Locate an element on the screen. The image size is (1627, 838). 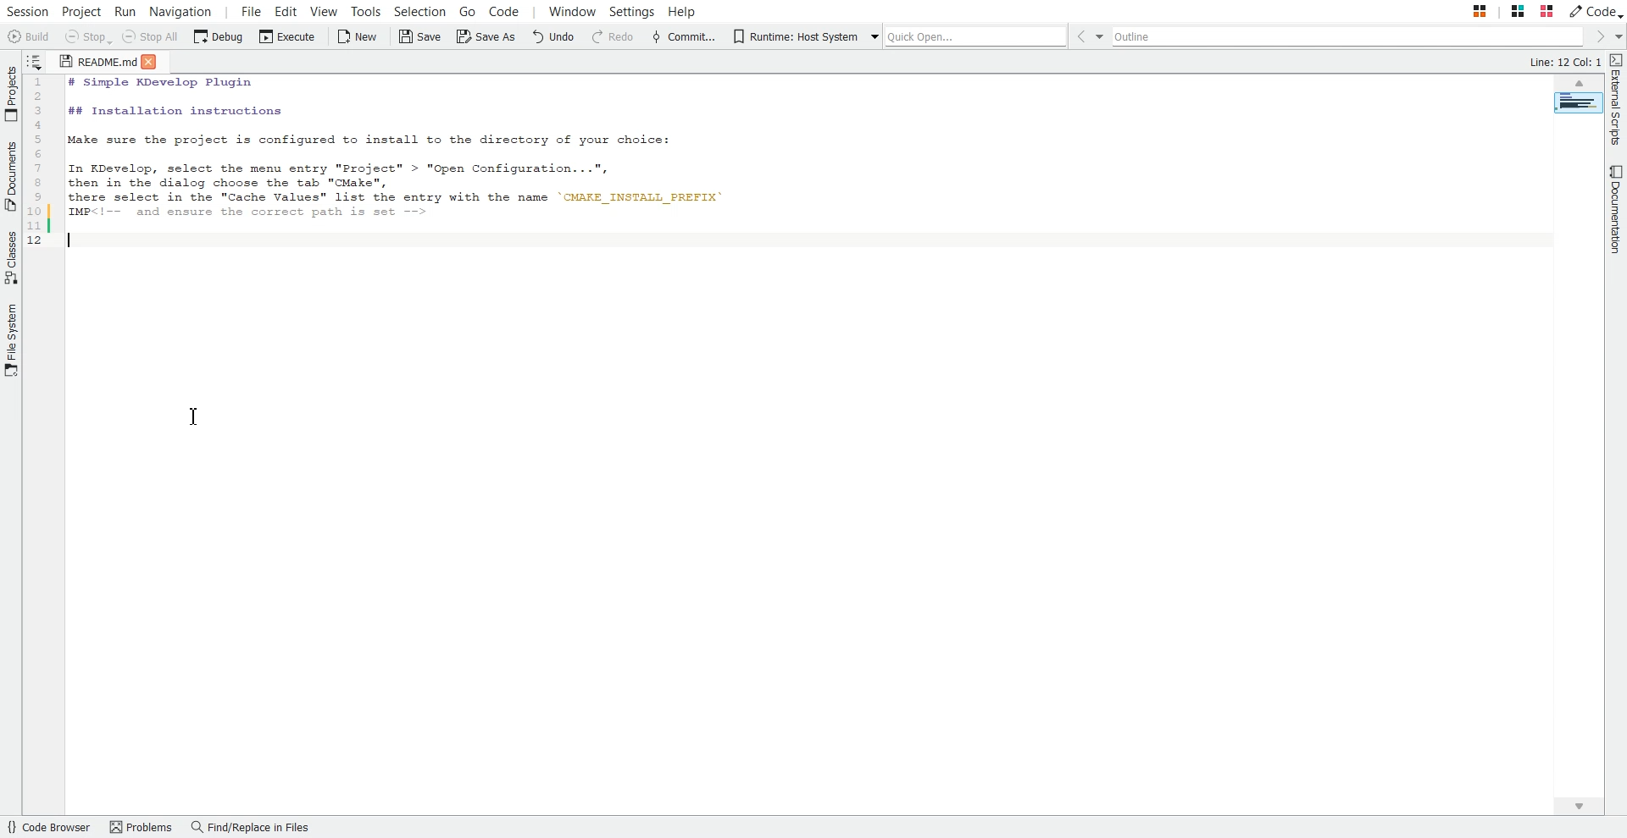
Code Line is located at coordinates (38, 163).